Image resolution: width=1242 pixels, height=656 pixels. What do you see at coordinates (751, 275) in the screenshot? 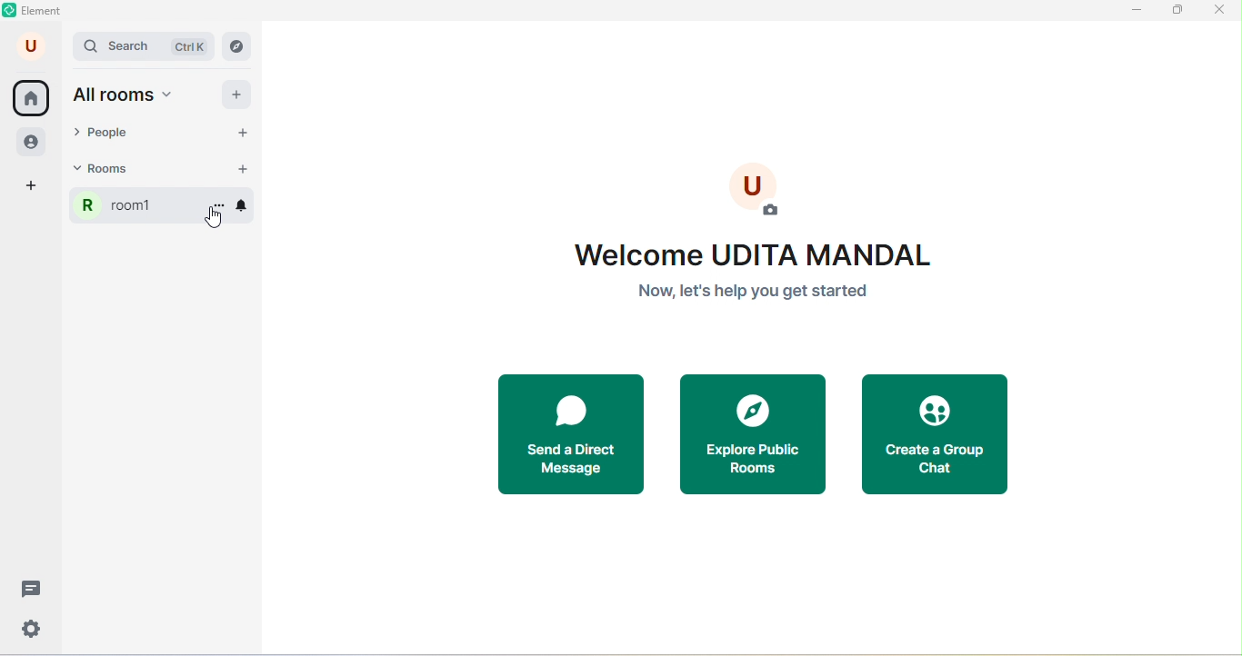
I see `welcome text` at bounding box center [751, 275].